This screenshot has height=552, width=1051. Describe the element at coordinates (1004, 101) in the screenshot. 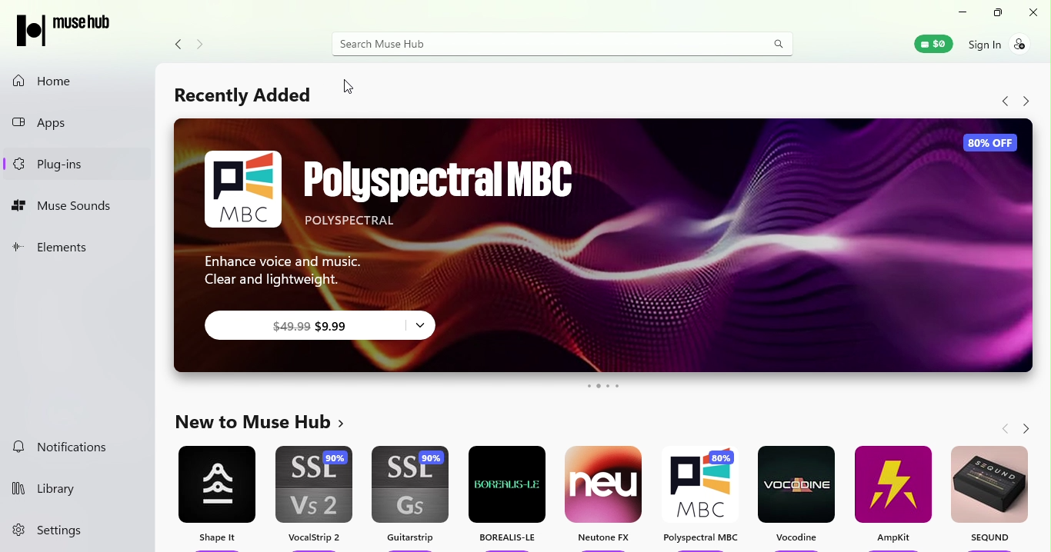

I see `Navigate back` at that location.